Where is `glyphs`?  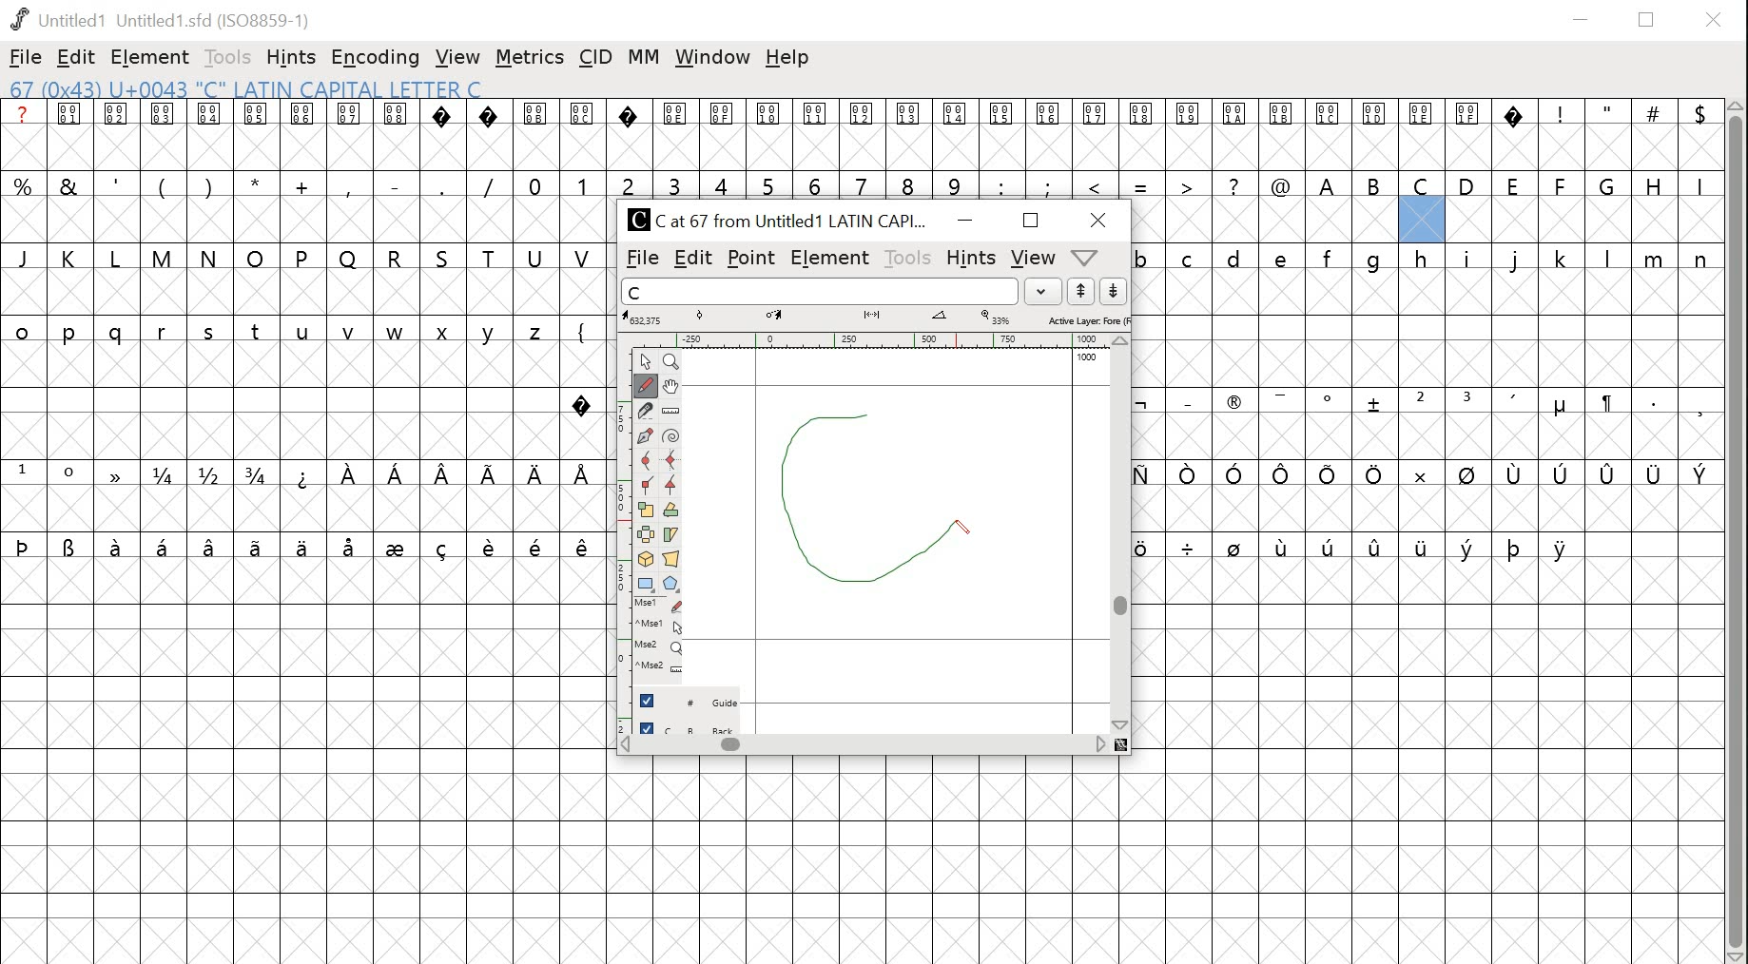
glyphs is located at coordinates (874, 148).